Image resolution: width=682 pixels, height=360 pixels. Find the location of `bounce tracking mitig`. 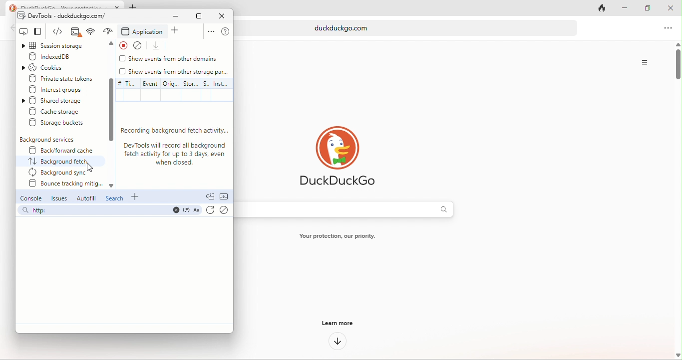

bounce tracking mitig is located at coordinates (64, 185).